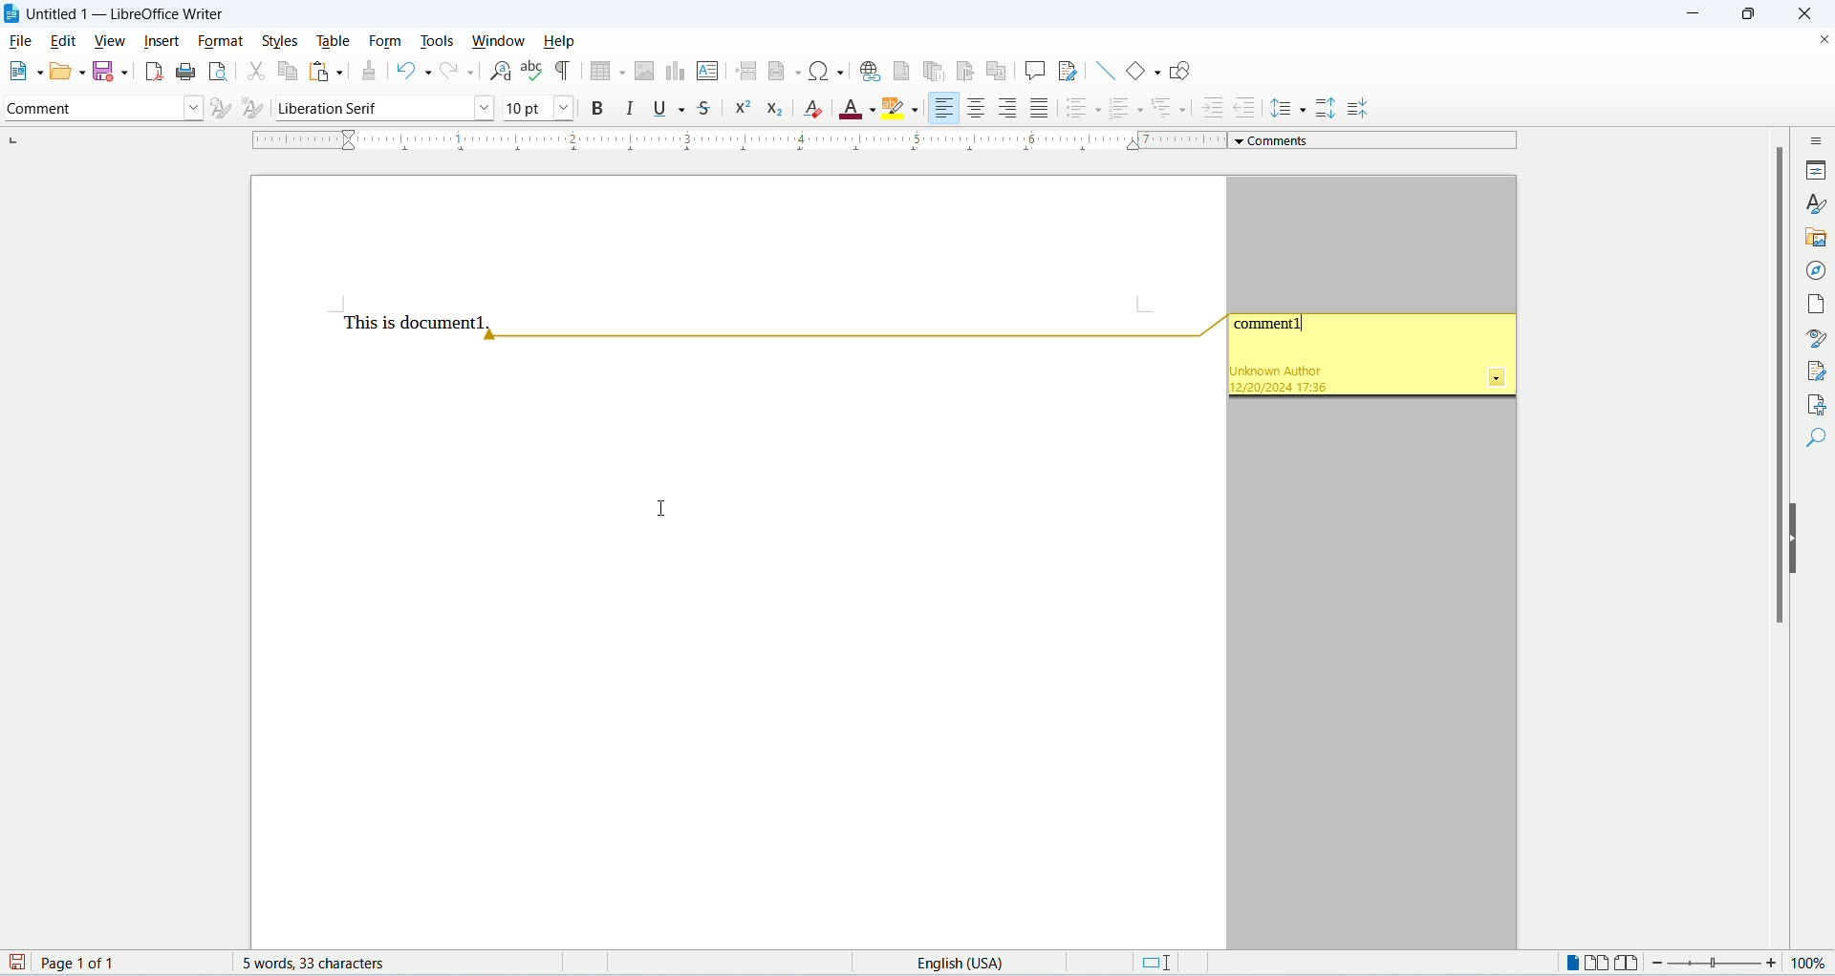 Image resolution: width=1835 pixels, height=976 pixels. Describe the element at coordinates (965, 73) in the screenshot. I see `insert bibliograph` at that location.